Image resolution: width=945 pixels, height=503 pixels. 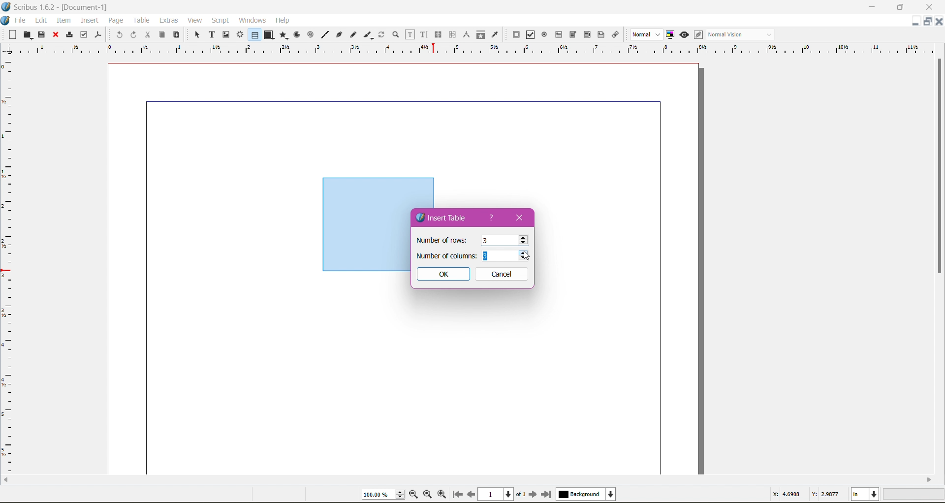 I want to click on Normal   Vision, so click(x=741, y=34).